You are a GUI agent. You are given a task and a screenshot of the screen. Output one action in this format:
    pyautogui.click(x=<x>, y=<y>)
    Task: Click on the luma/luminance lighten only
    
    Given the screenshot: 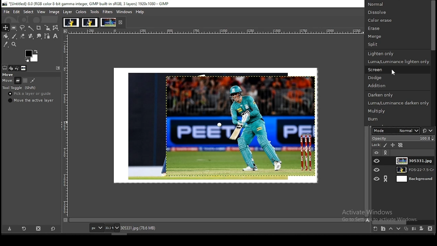 What is the action you would take?
    pyautogui.click(x=398, y=61)
    